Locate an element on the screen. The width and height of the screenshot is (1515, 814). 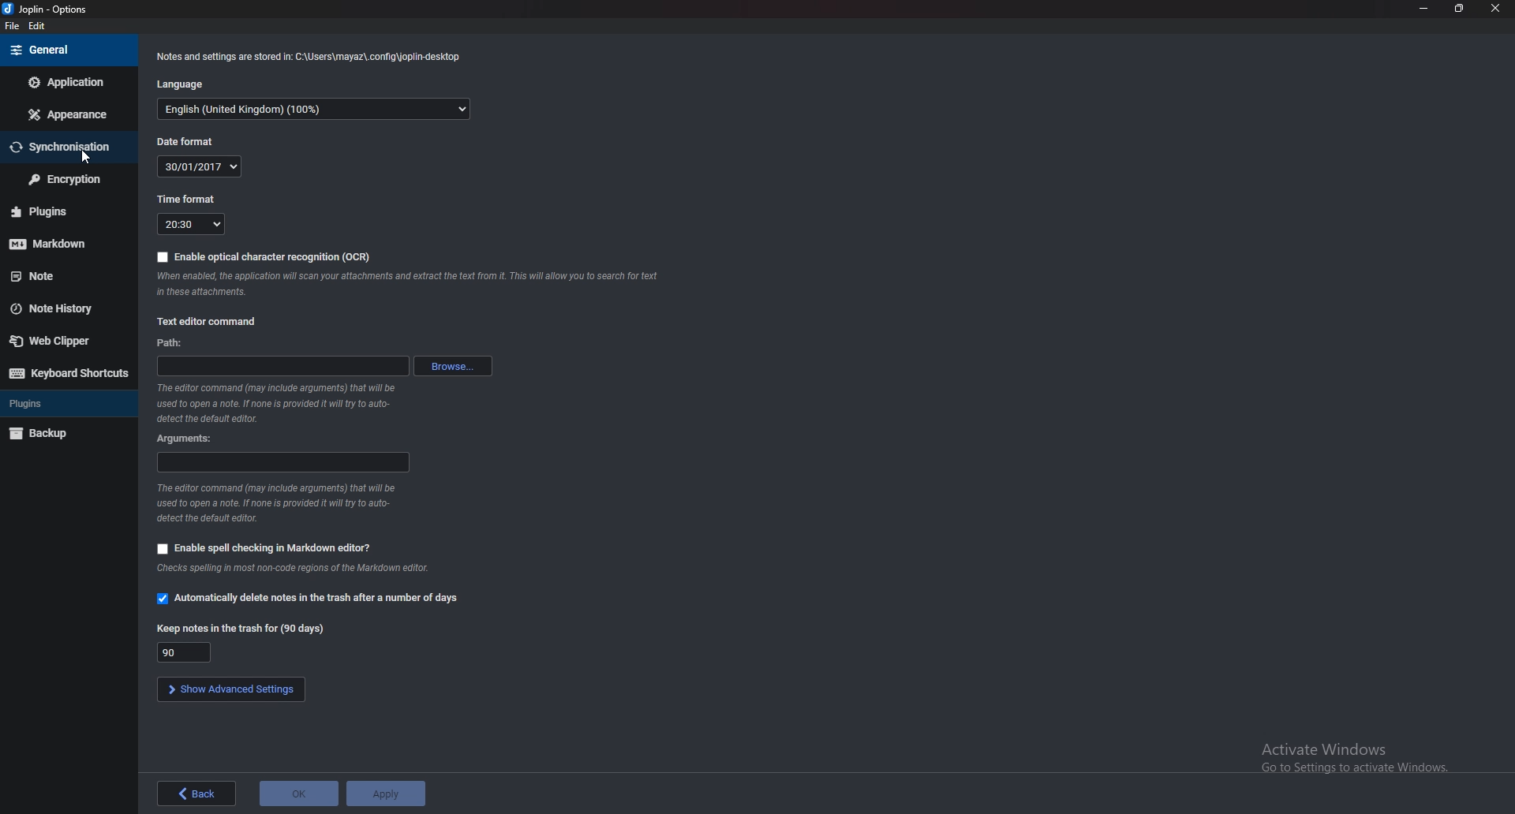
back is located at coordinates (193, 793).